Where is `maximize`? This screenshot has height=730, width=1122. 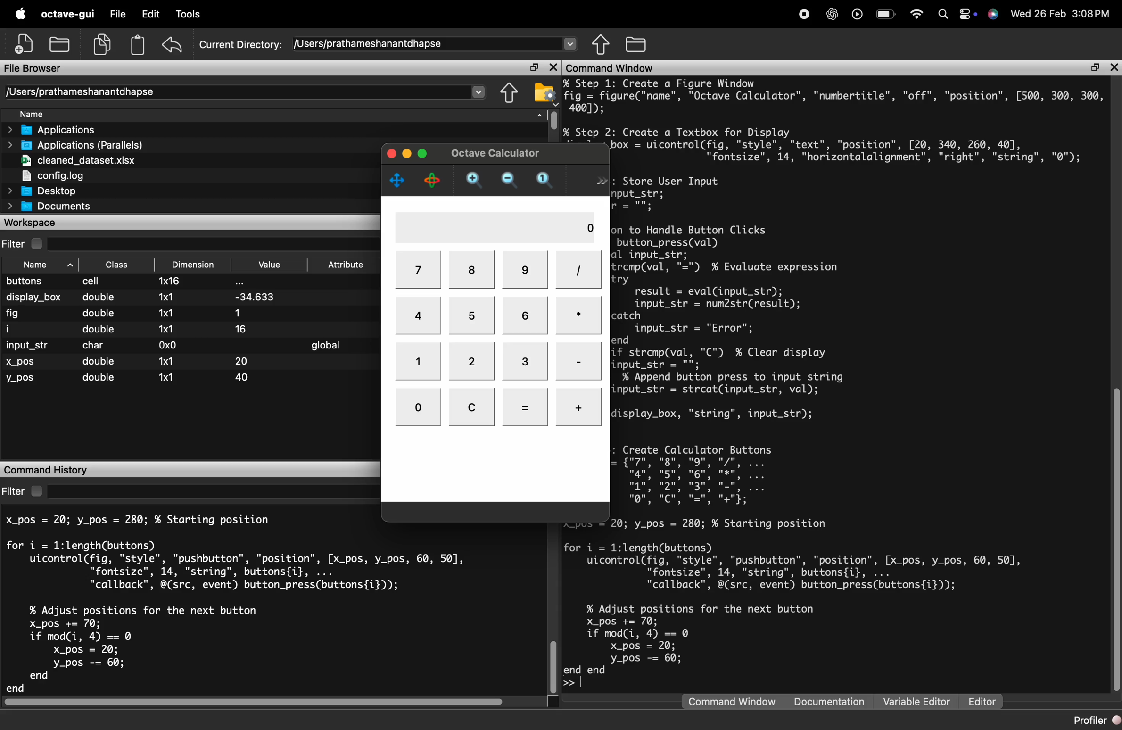
maximize is located at coordinates (424, 154).